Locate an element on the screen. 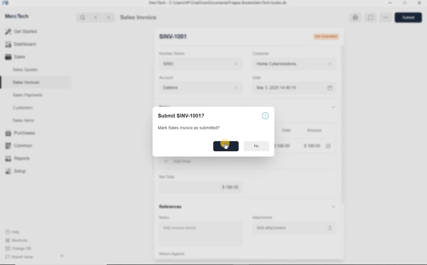 The height and width of the screenshot is (265, 427). Hide Sidebar is located at coordinates (62, 256).